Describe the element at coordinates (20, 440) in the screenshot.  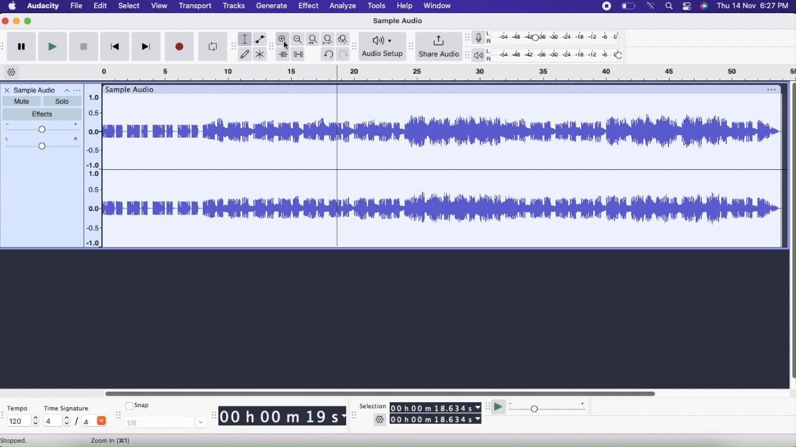
I see `stopped` at that location.